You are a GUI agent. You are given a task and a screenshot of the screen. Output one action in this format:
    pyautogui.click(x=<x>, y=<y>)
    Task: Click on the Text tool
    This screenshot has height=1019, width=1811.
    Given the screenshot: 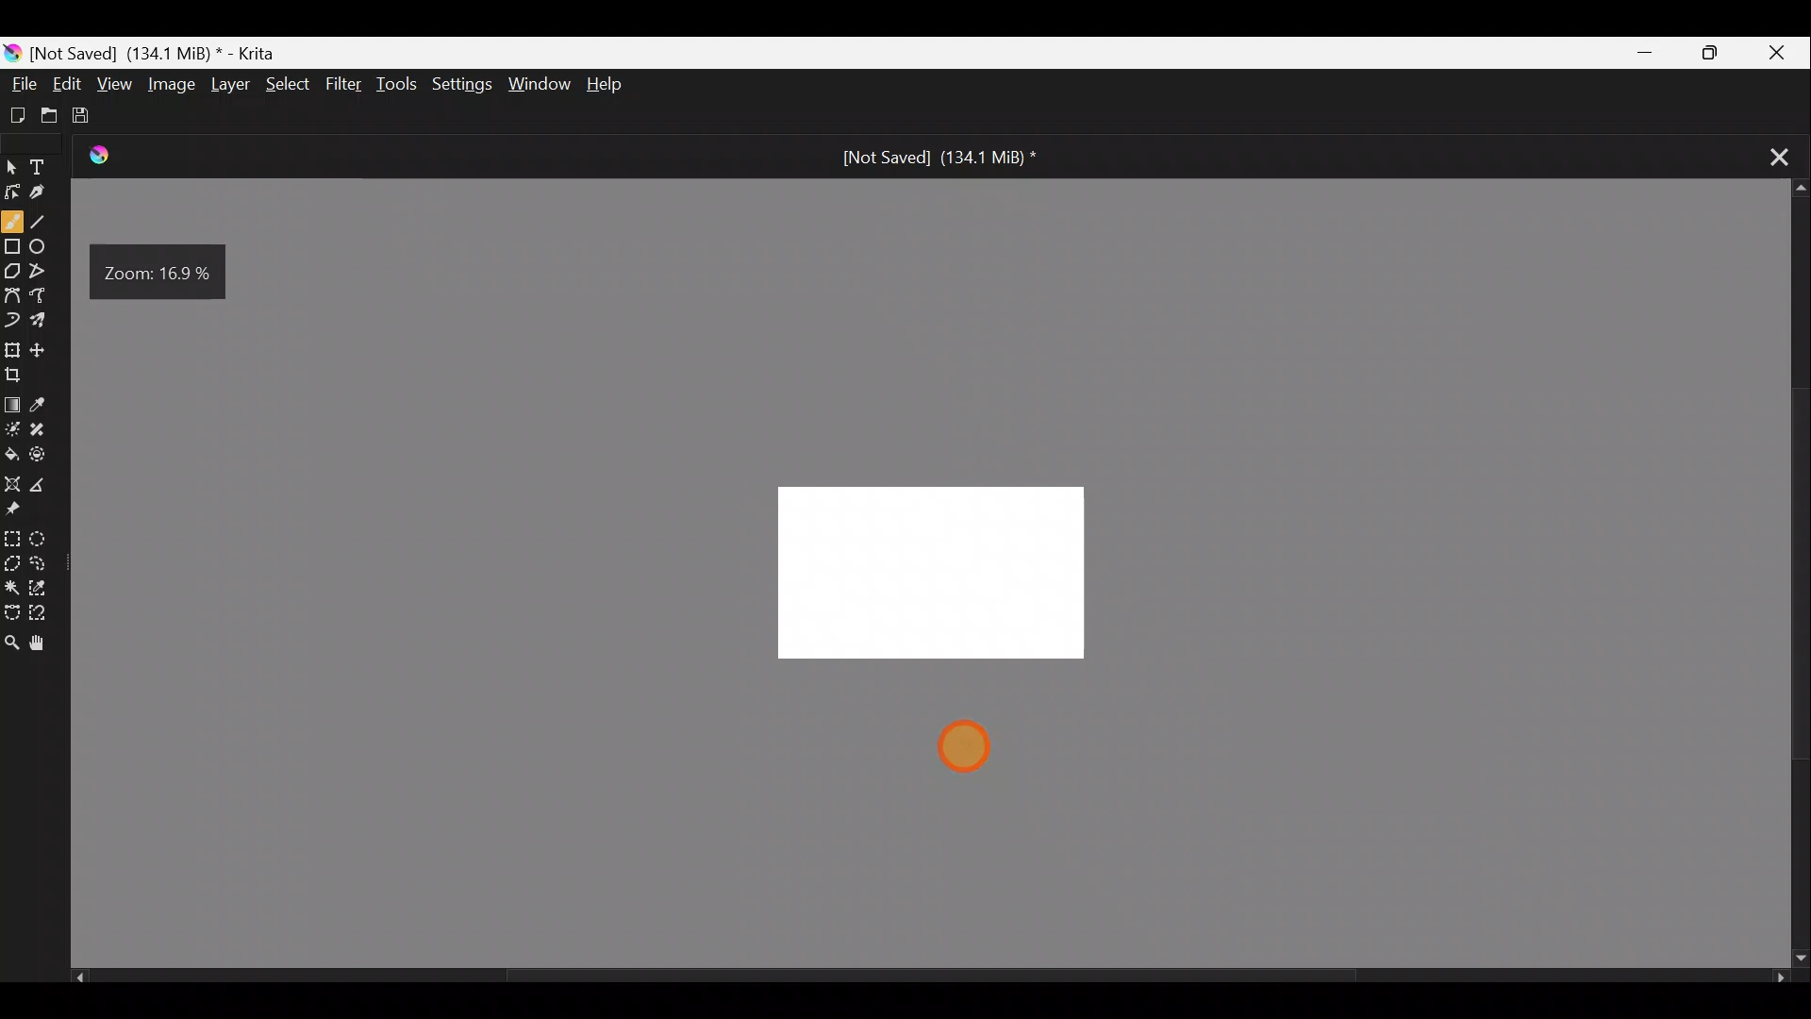 What is the action you would take?
    pyautogui.click(x=49, y=160)
    